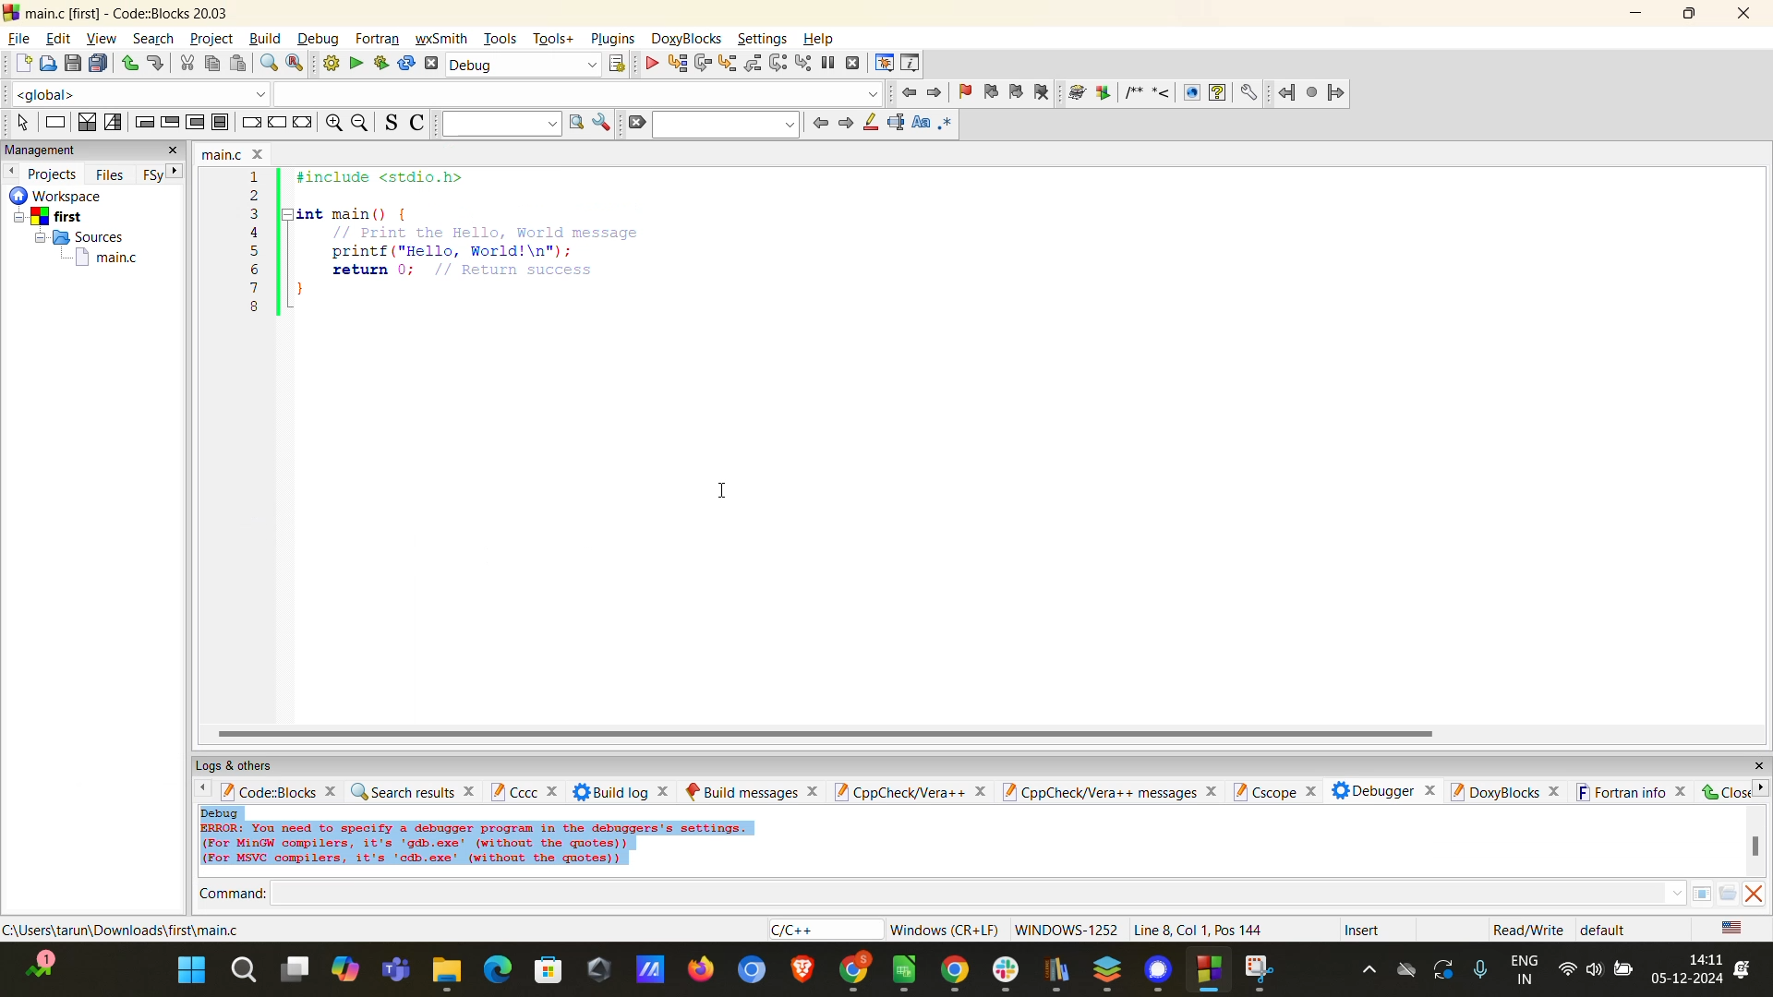 The image size is (1773, 997). Describe the element at coordinates (934, 95) in the screenshot. I see `jump forward` at that location.